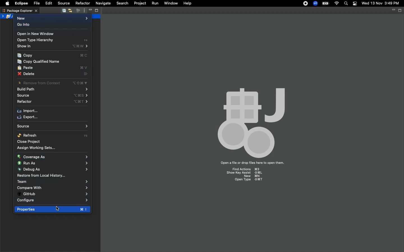  I want to click on Package explorer, so click(20, 10).